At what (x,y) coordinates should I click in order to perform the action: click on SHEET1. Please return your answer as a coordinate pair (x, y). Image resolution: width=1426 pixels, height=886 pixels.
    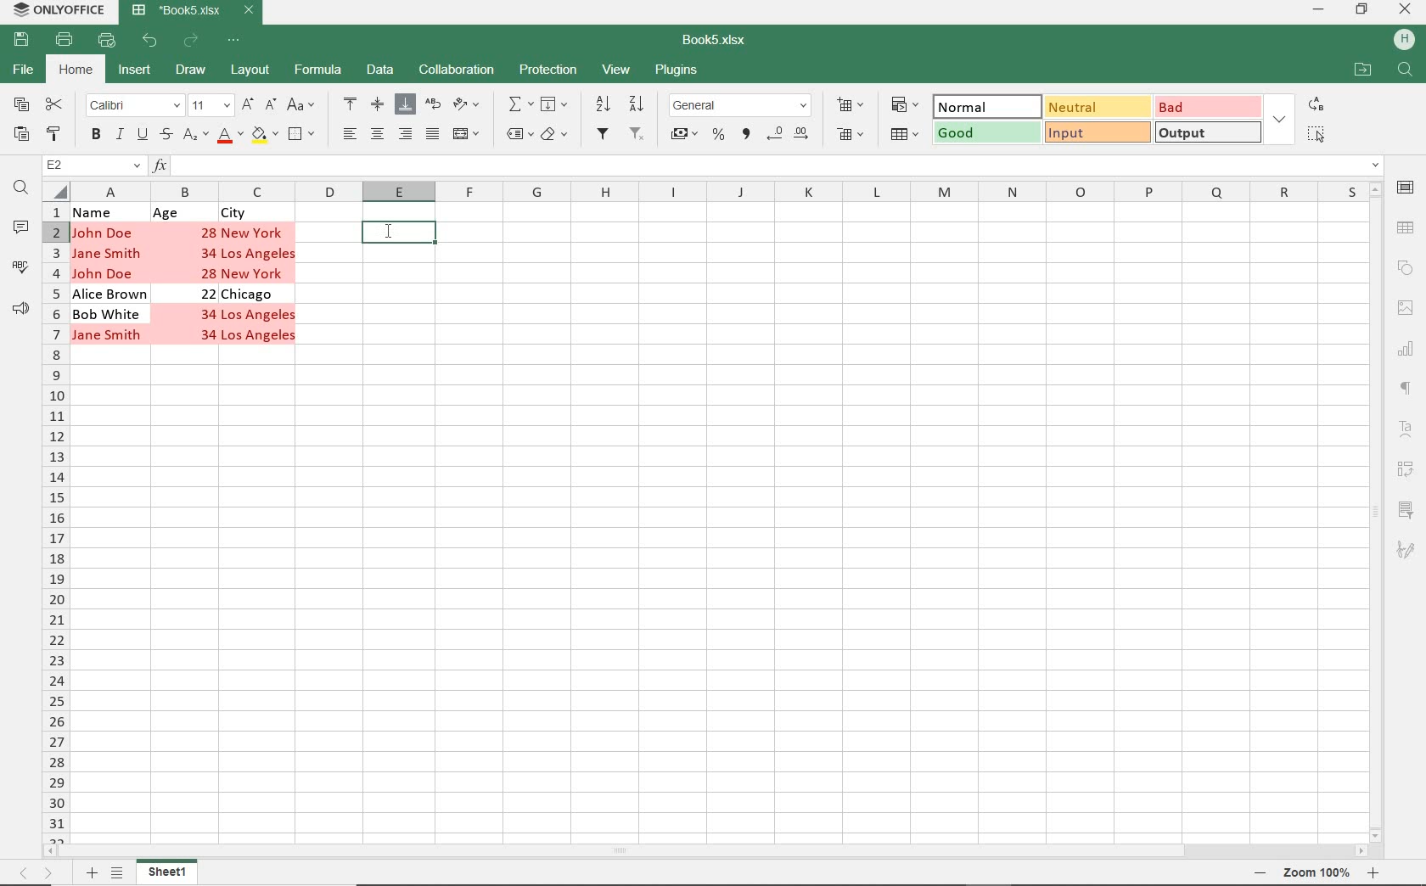
    Looking at the image, I should click on (168, 873).